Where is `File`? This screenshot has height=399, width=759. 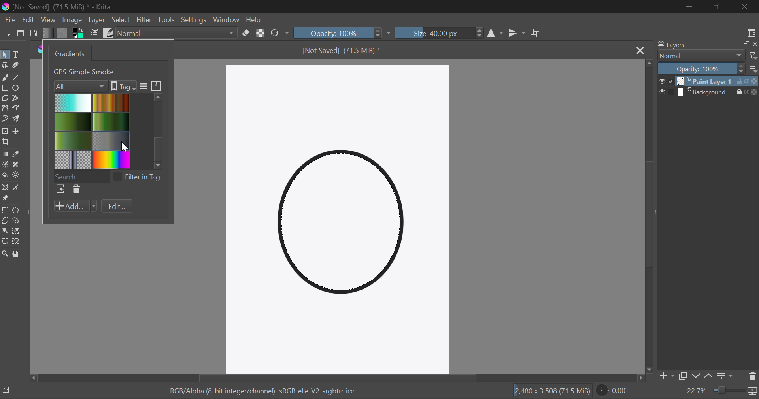
File is located at coordinates (9, 20).